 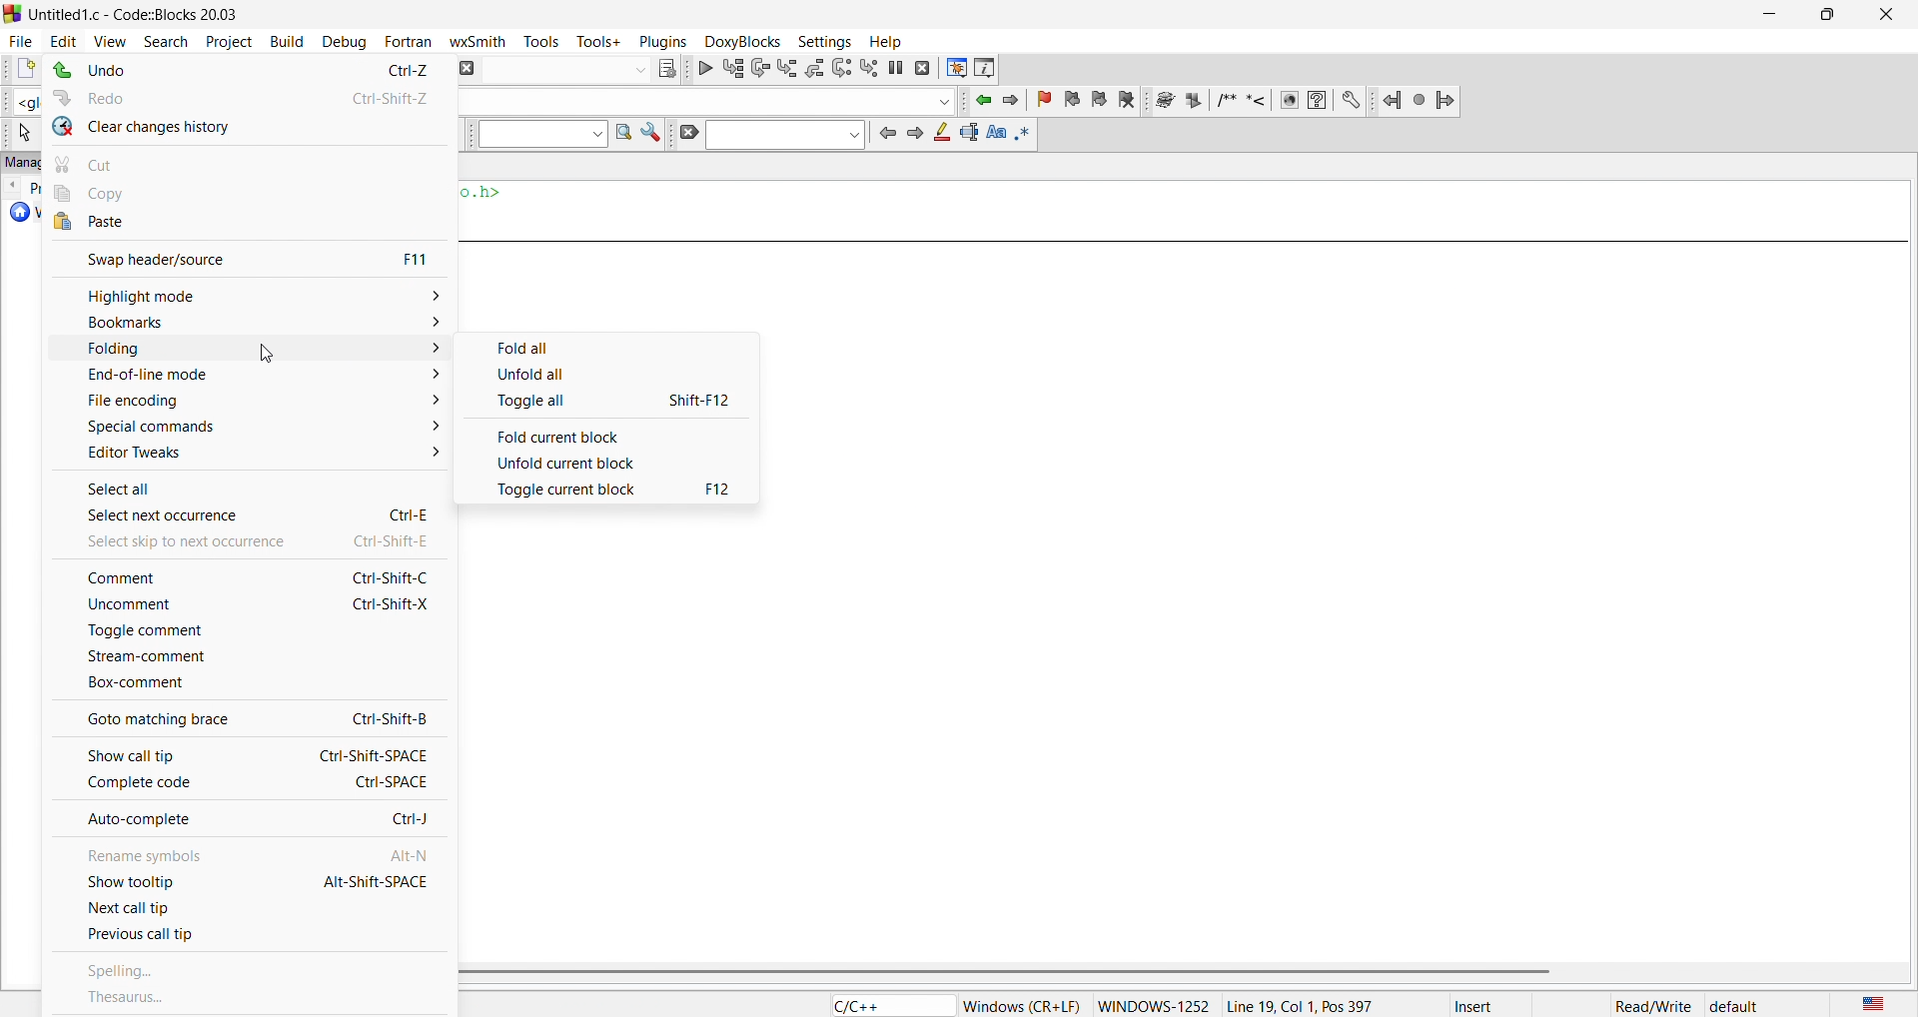 What do you see at coordinates (246, 295) in the screenshot?
I see `highlight mode` at bounding box center [246, 295].